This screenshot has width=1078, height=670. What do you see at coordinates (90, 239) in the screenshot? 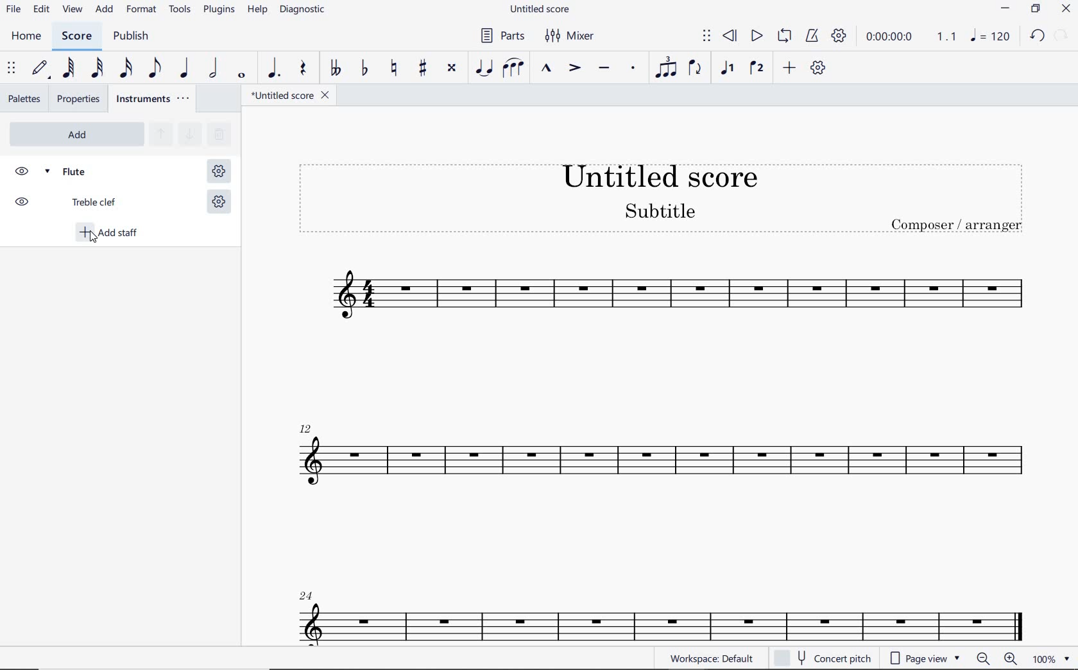
I see `cursor` at bounding box center [90, 239].